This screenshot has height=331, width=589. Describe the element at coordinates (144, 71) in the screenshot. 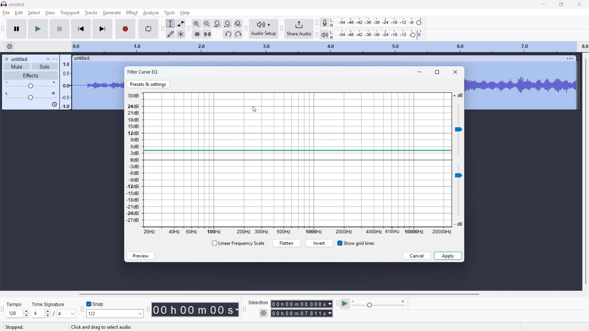

I see `filter curve EQ` at that location.